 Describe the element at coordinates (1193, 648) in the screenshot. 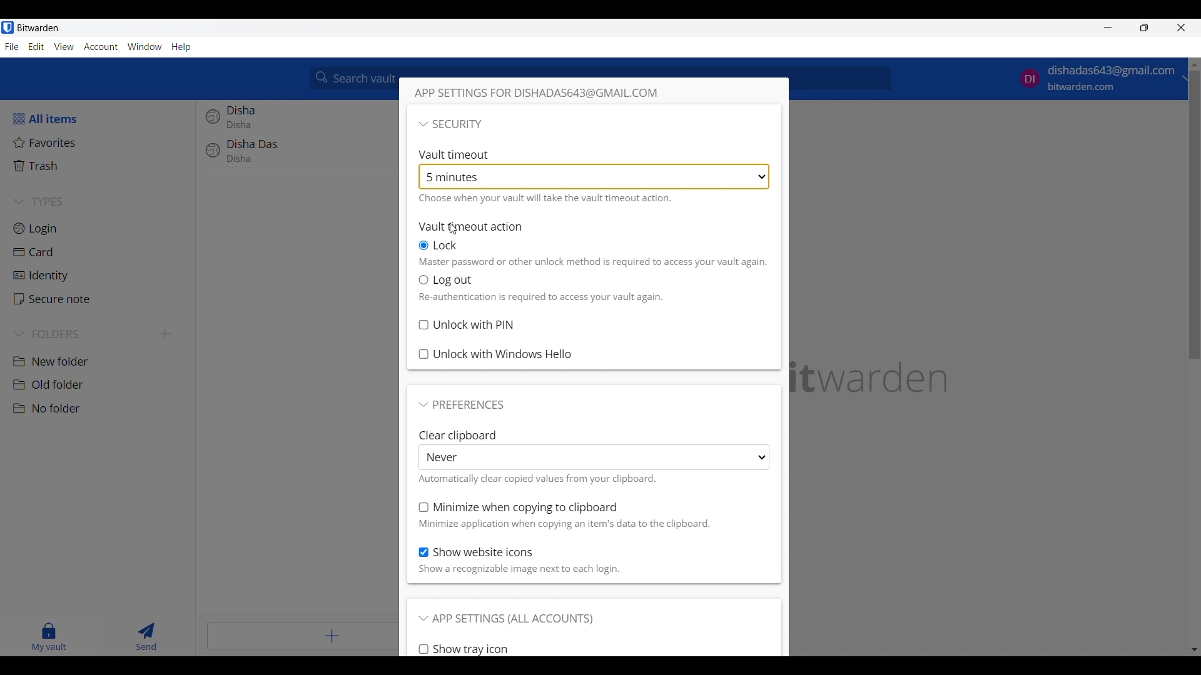

I see `move down` at that location.